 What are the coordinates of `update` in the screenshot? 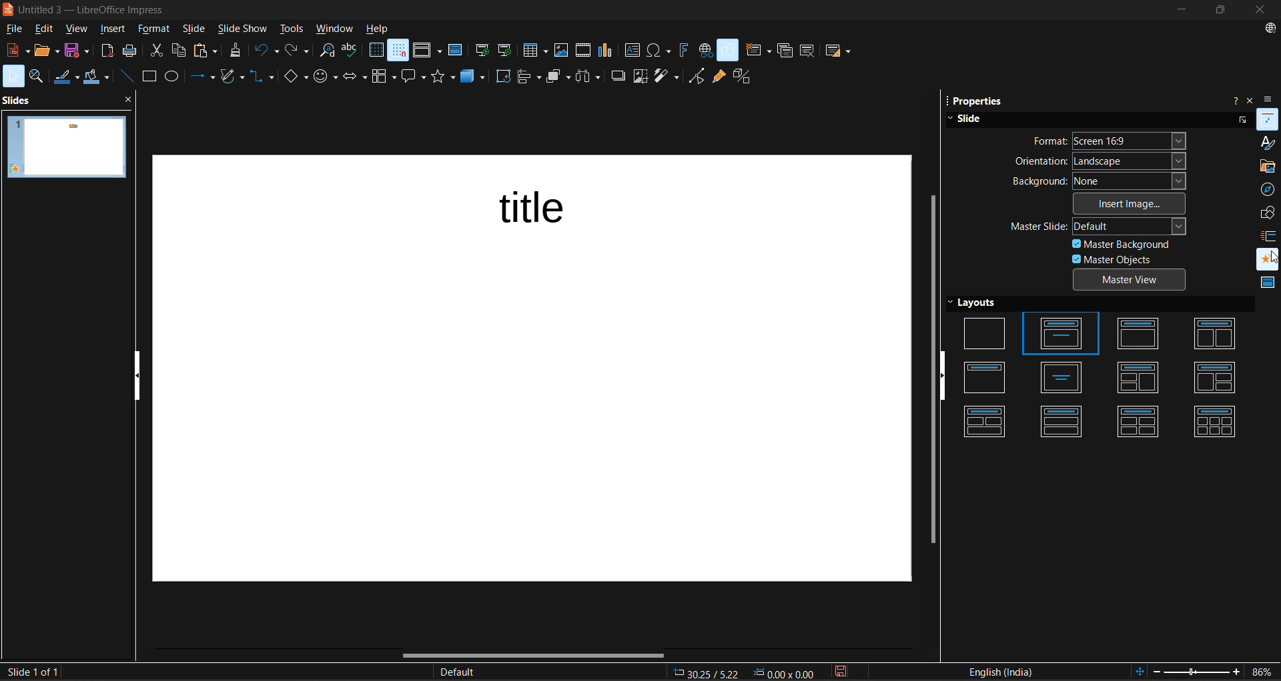 It's located at (1272, 30).